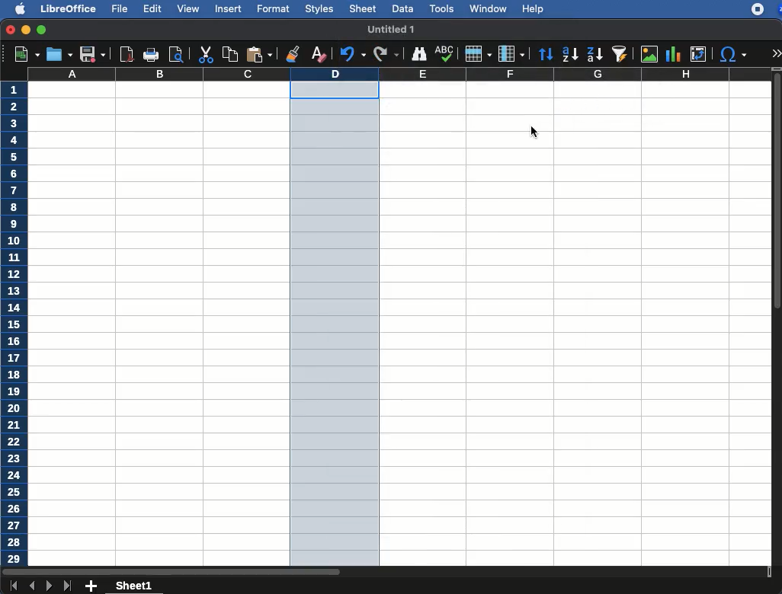 This screenshot has height=594, width=782. I want to click on data, so click(402, 8).